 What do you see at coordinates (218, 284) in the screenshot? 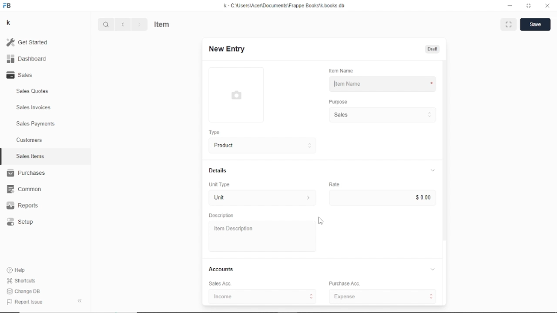
I see `Sales Acc.` at bounding box center [218, 284].